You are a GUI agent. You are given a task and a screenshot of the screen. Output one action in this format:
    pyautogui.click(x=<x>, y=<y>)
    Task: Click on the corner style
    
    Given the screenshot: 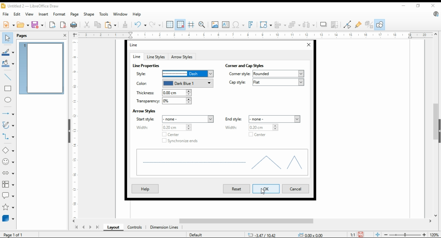 What is the action you would take?
    pyautogui.click(x=266, y=74)
    